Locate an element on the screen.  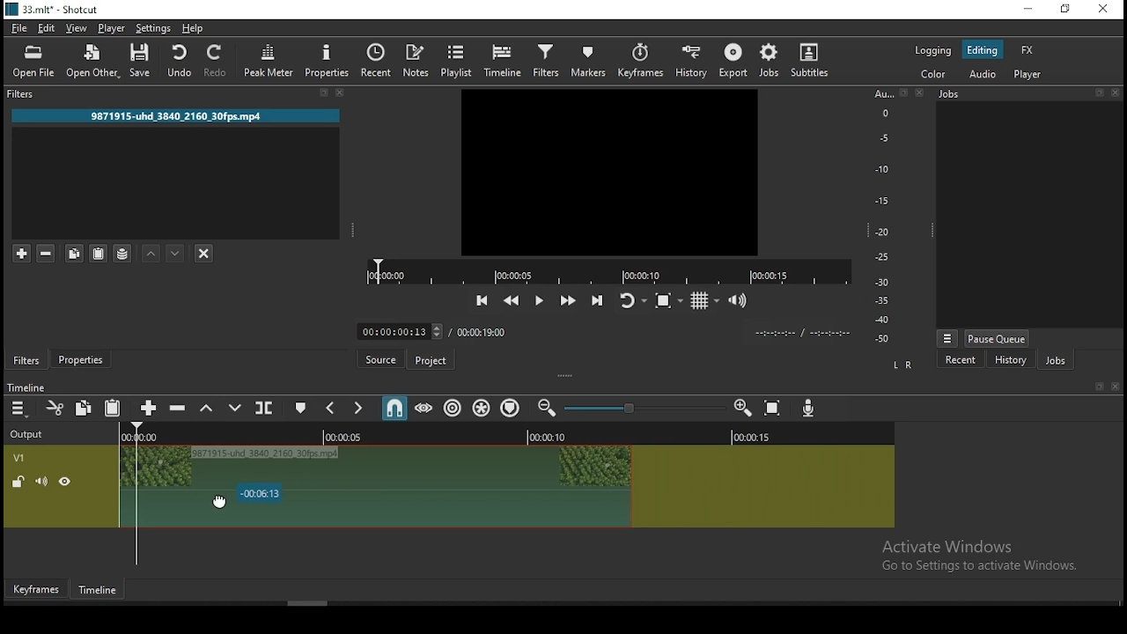
close is located at coordinates (1116, 92).